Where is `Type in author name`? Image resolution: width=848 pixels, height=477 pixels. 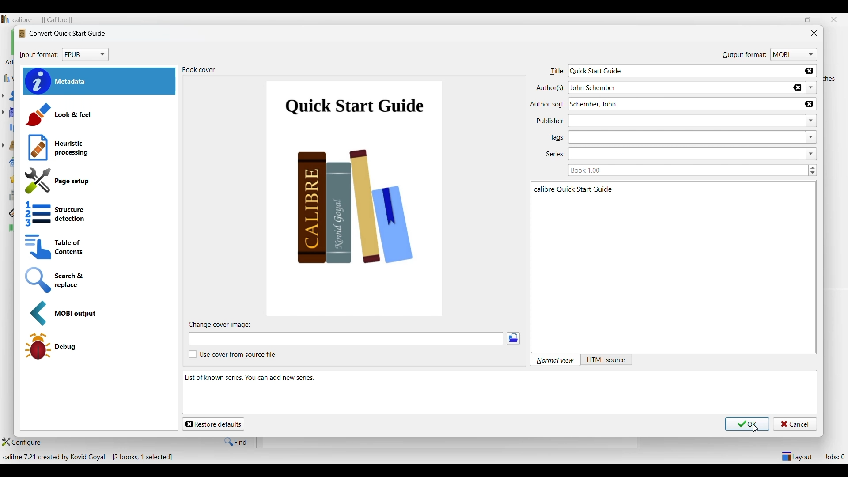
Type in author name is located at coordinates (682, 104).